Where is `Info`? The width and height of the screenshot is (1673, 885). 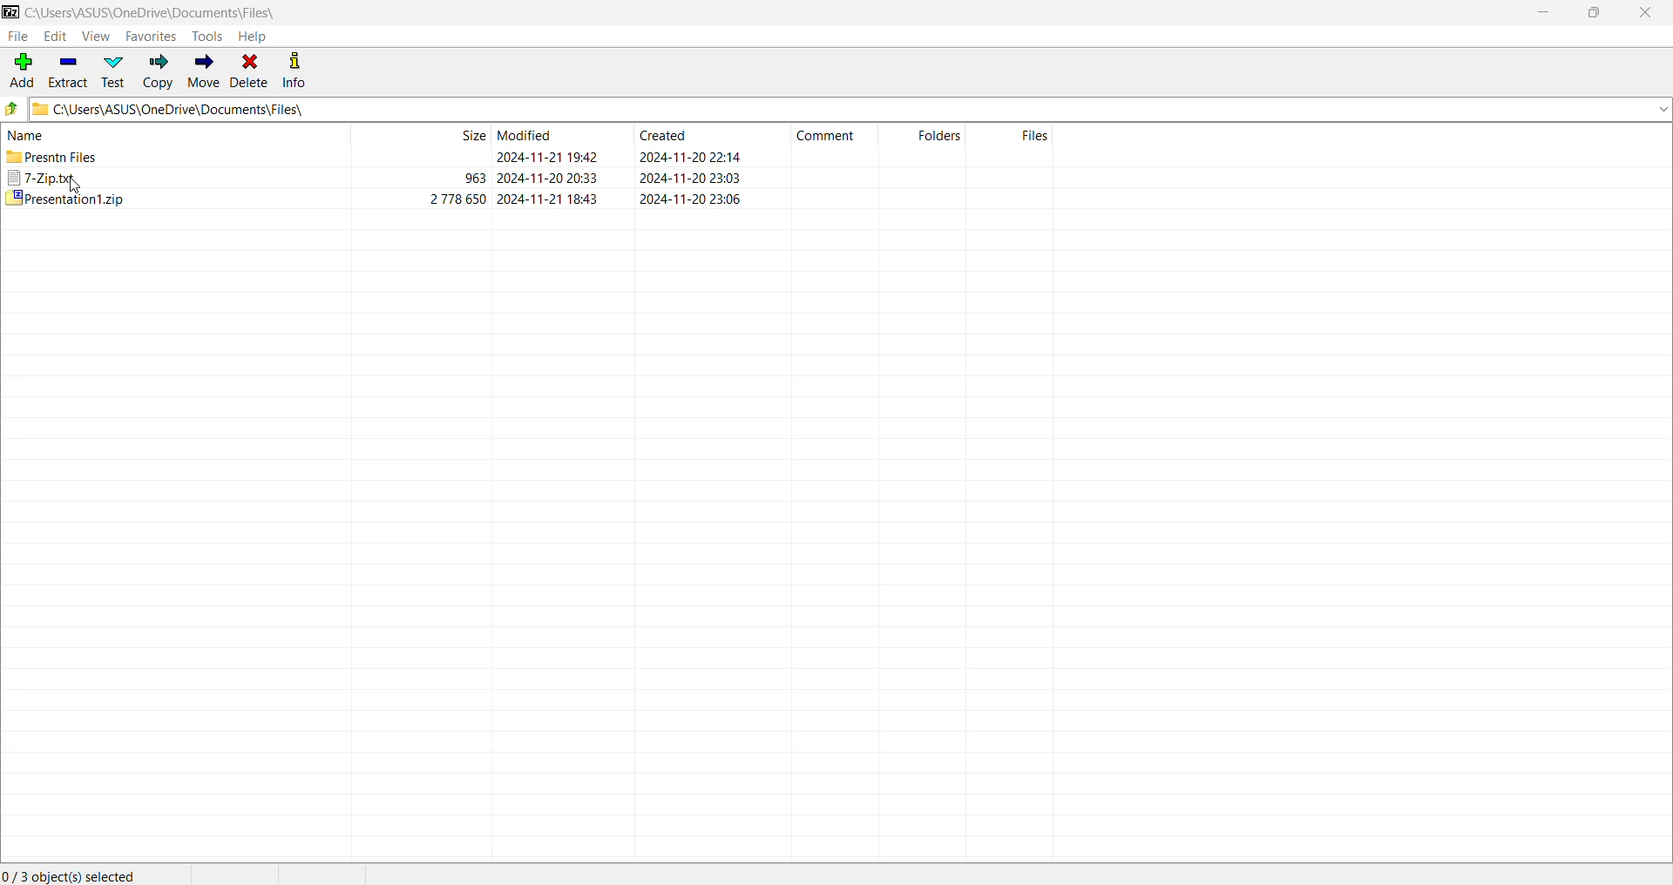
Info is located at coordinates (301, 71).